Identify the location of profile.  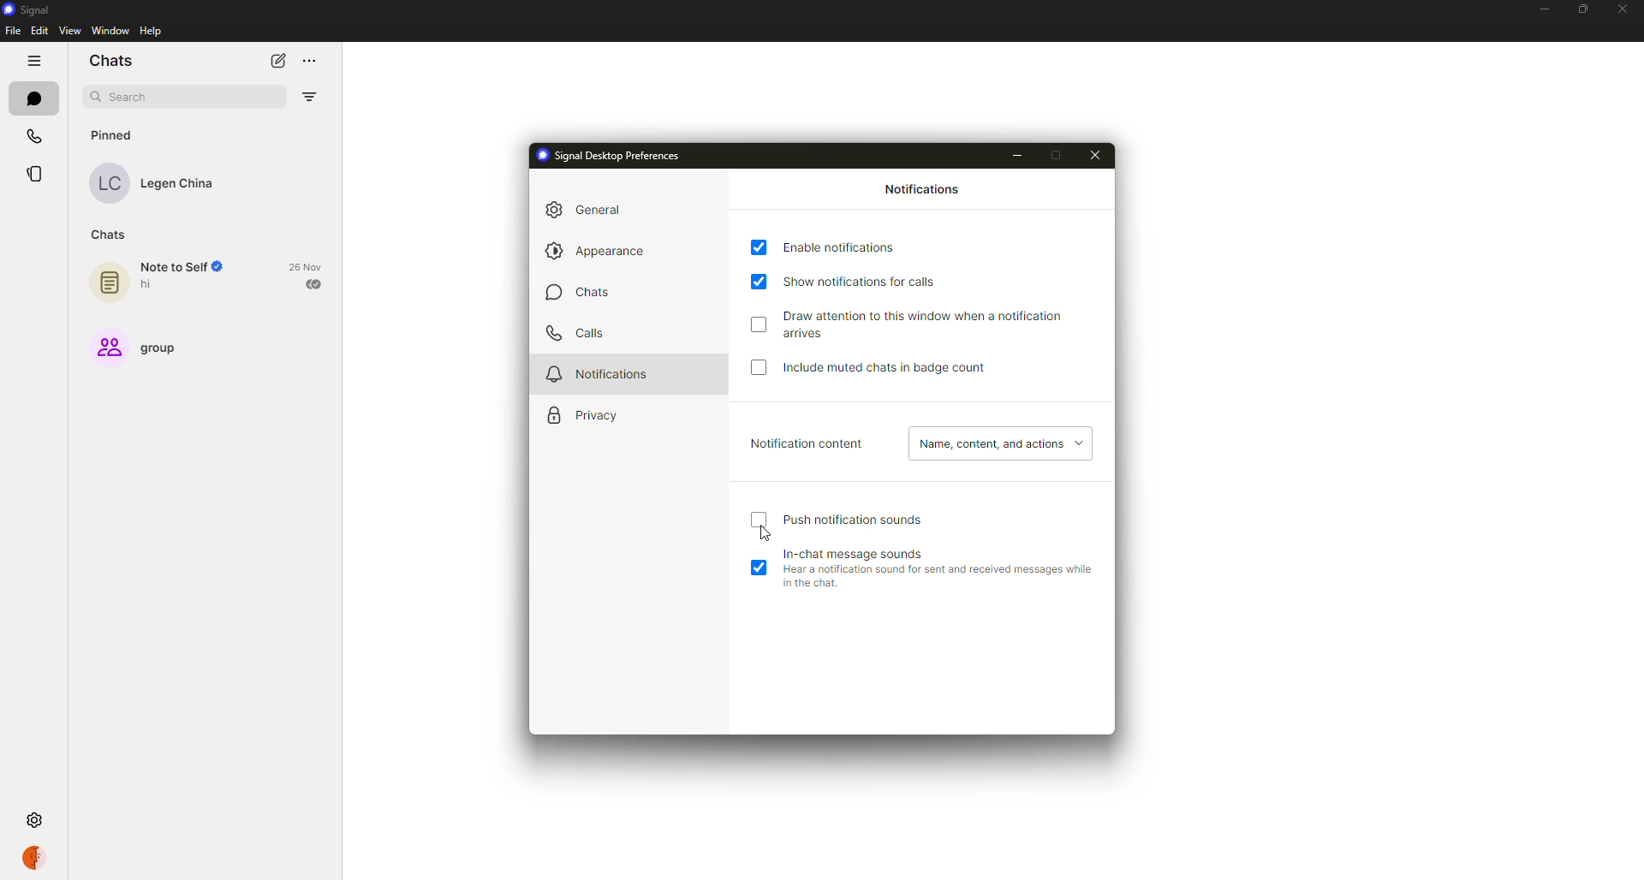
(39, 859).